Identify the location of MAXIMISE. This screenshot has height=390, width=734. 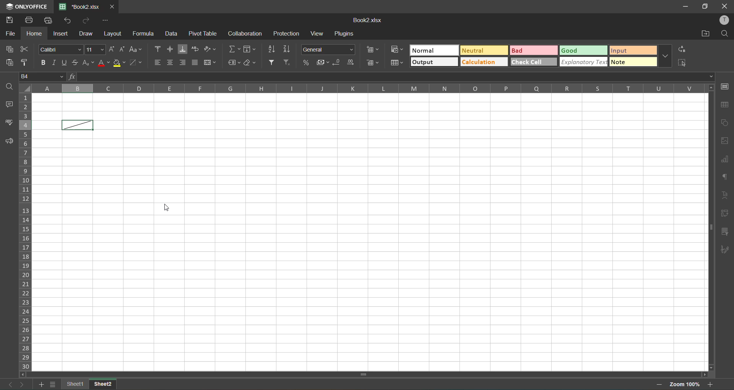
(706, 7).